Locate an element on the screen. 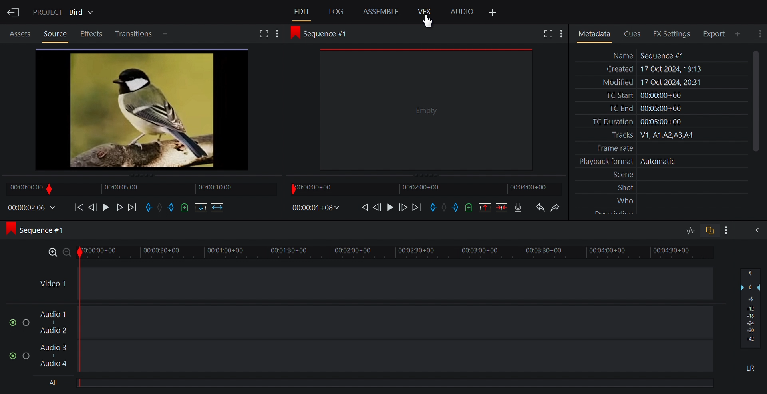 Image resolution: width=767 pixels, height=394 pixels. Timeline is located at coordinates (423, 187).